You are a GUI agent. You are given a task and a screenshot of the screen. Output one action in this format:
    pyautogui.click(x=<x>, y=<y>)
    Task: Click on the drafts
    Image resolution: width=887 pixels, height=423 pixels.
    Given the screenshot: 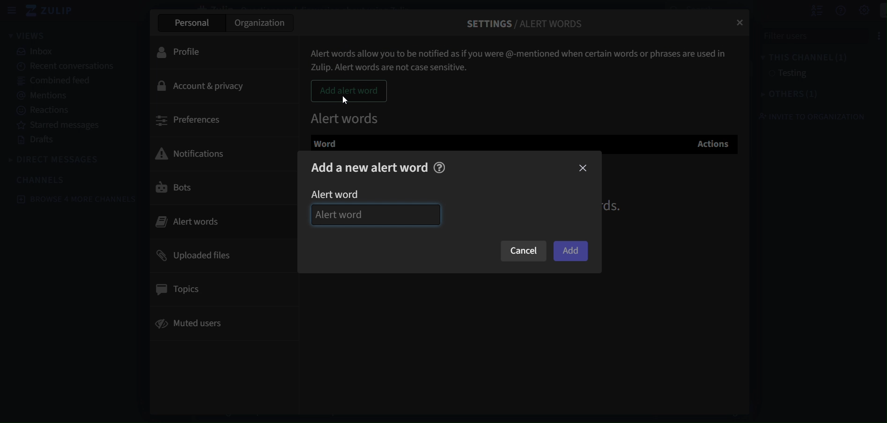 What is the action you would take?
    pyautogui.click(x=40, y=141)
    